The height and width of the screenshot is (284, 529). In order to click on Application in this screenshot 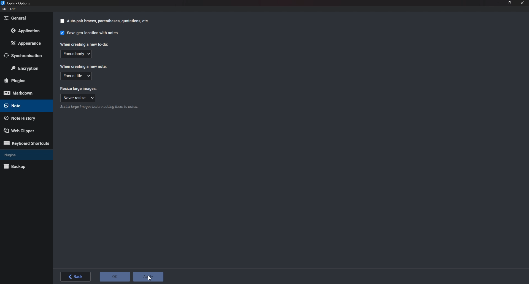, I will do `click(27, 31)`.